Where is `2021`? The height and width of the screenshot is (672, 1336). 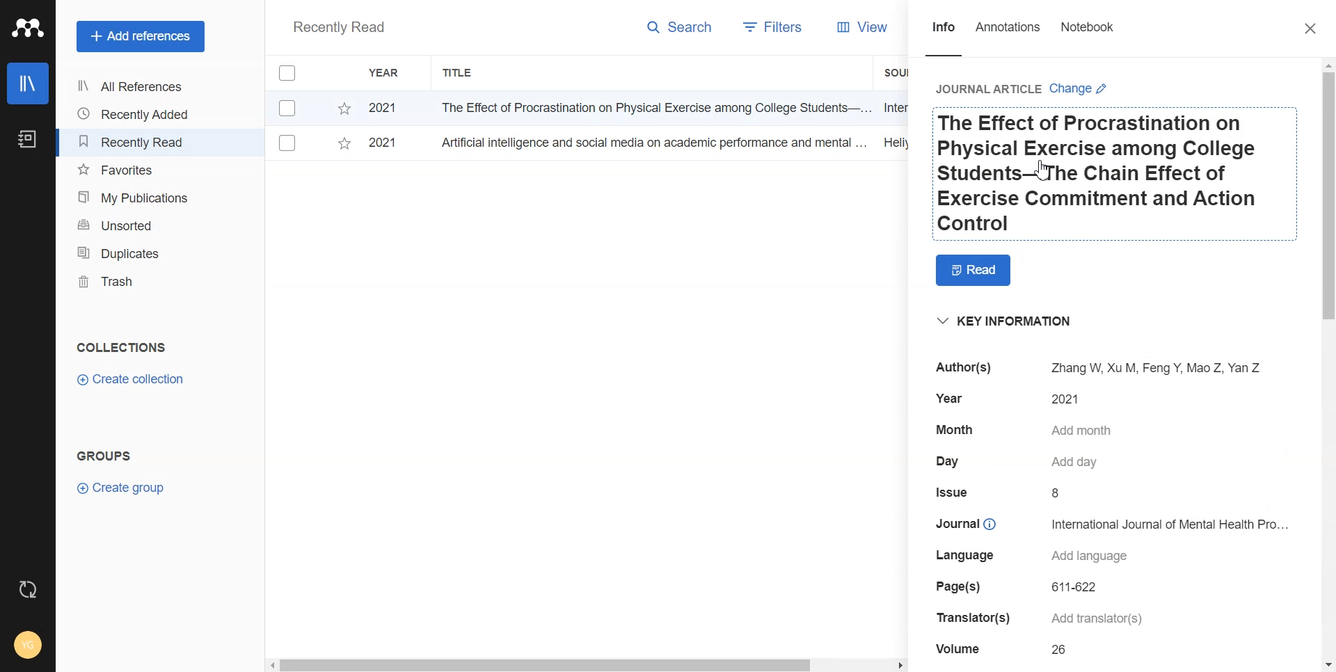
2021 is located at coordinates (382, 141).